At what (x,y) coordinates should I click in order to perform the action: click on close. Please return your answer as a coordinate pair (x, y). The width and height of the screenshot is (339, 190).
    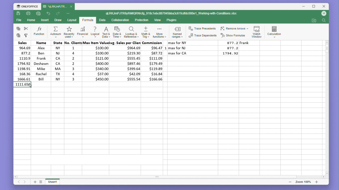
    Looking at the image, I should click on (72, 6).